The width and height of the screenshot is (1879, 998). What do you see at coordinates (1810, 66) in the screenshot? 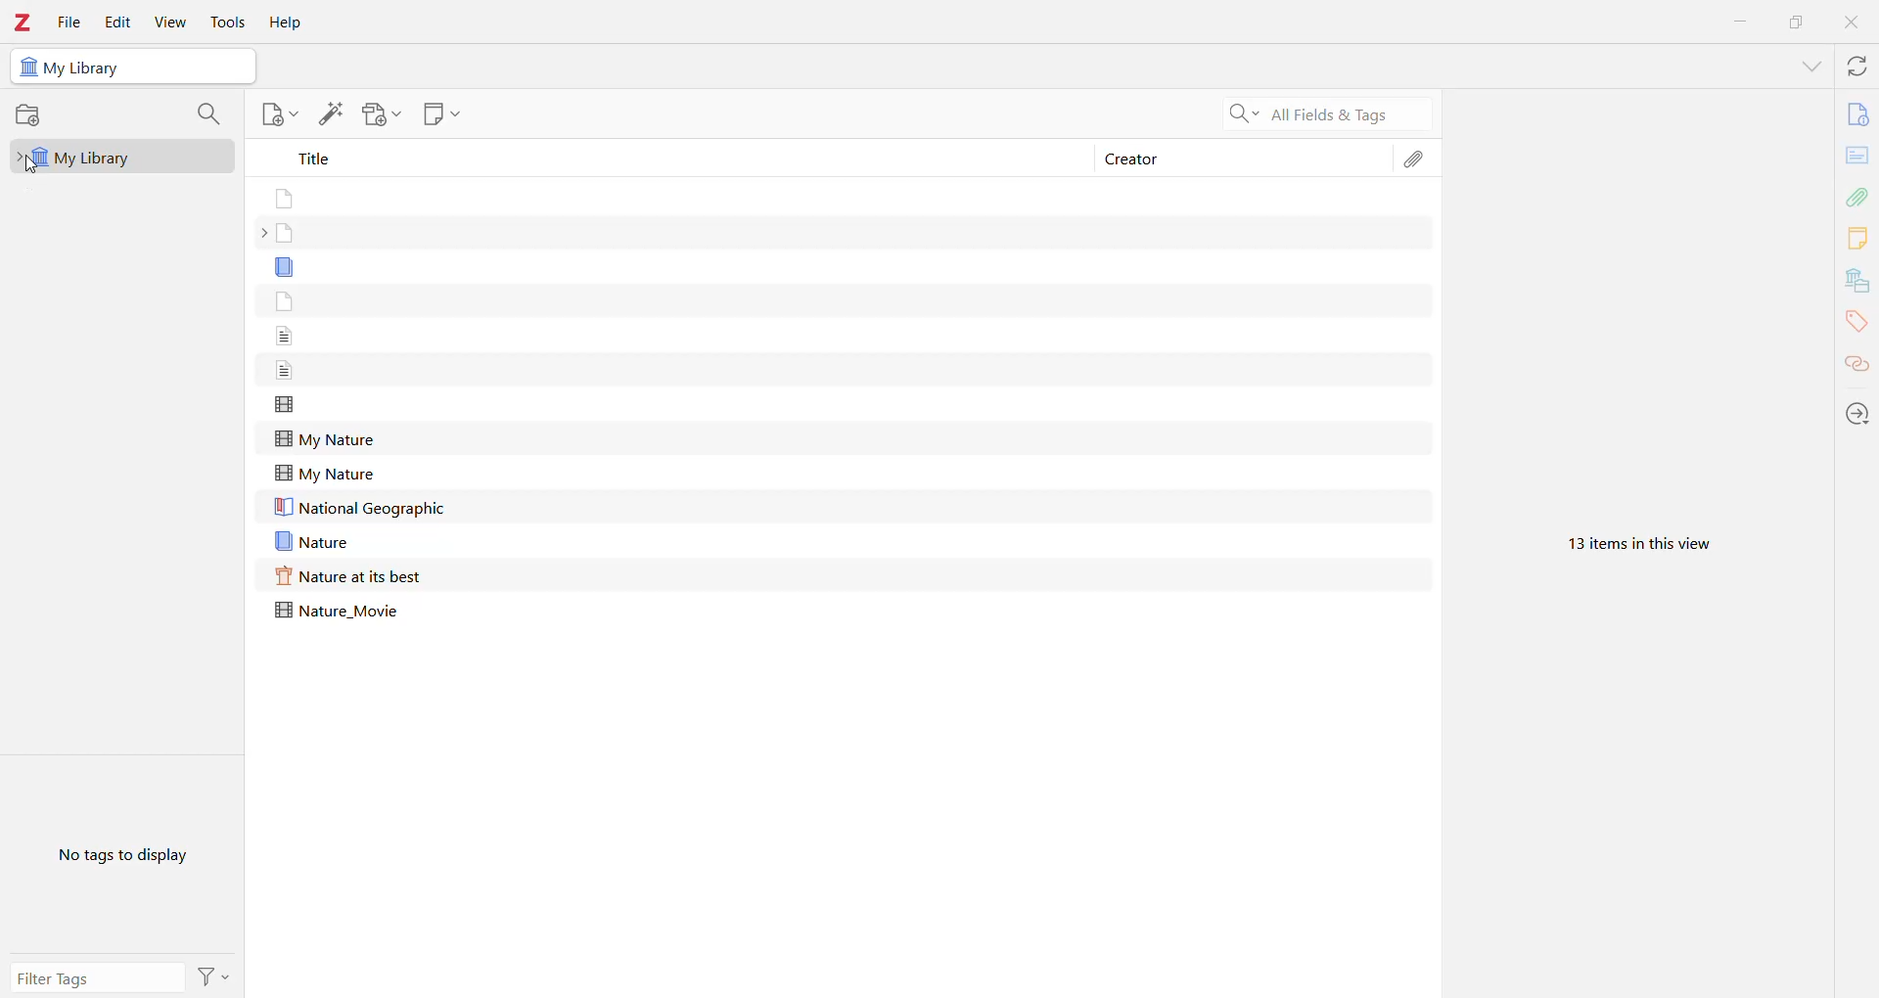
I see `List all Tabs` at bounding box center [1810, 66].